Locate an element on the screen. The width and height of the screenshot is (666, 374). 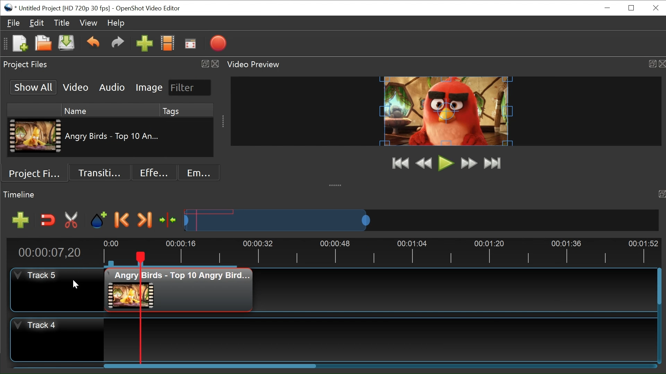
Timeline is located at coordinates (380, 252).